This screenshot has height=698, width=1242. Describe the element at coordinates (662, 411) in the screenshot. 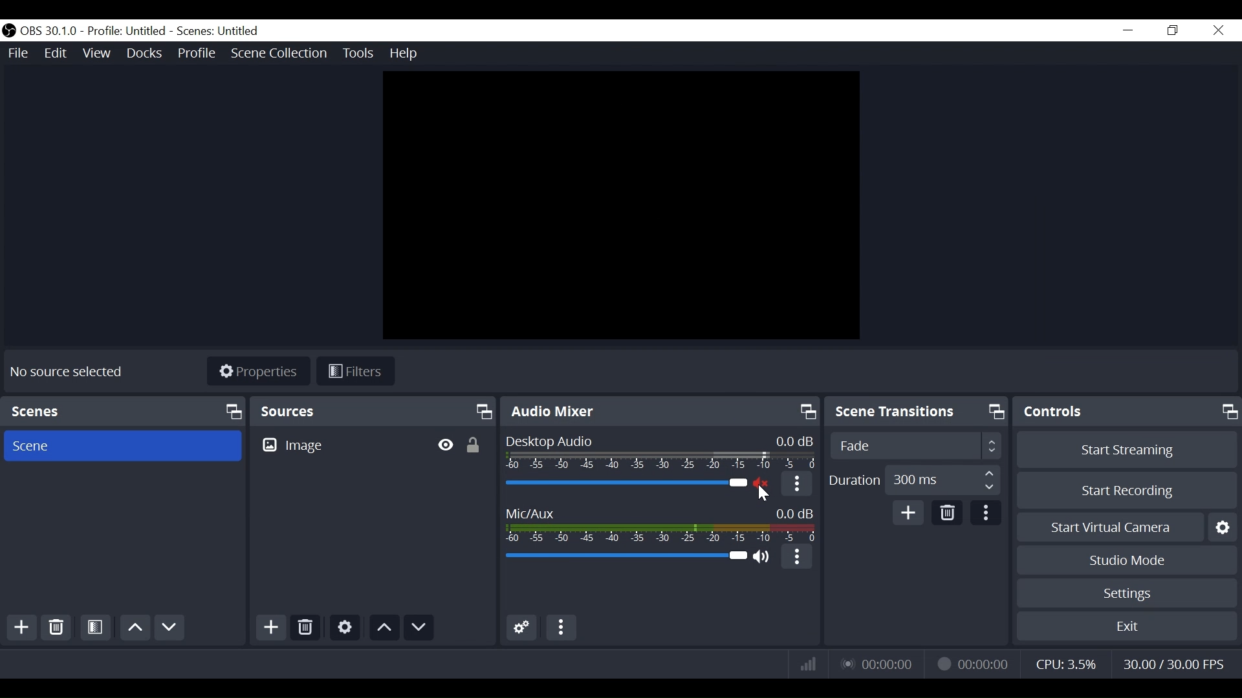

I see `Audio Mixer` at that location.